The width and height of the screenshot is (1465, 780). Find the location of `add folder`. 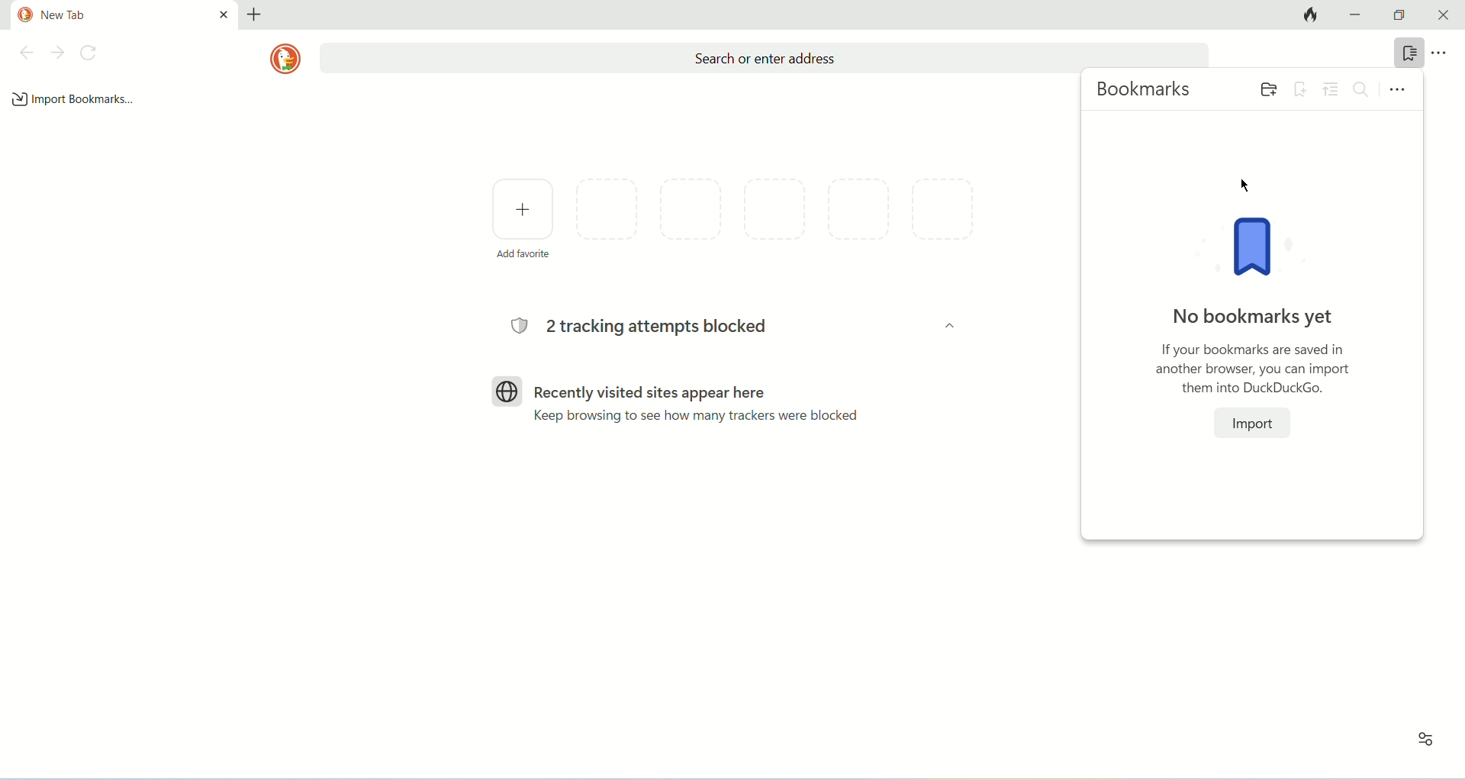

add folder is located at coordinates (1265, 88).